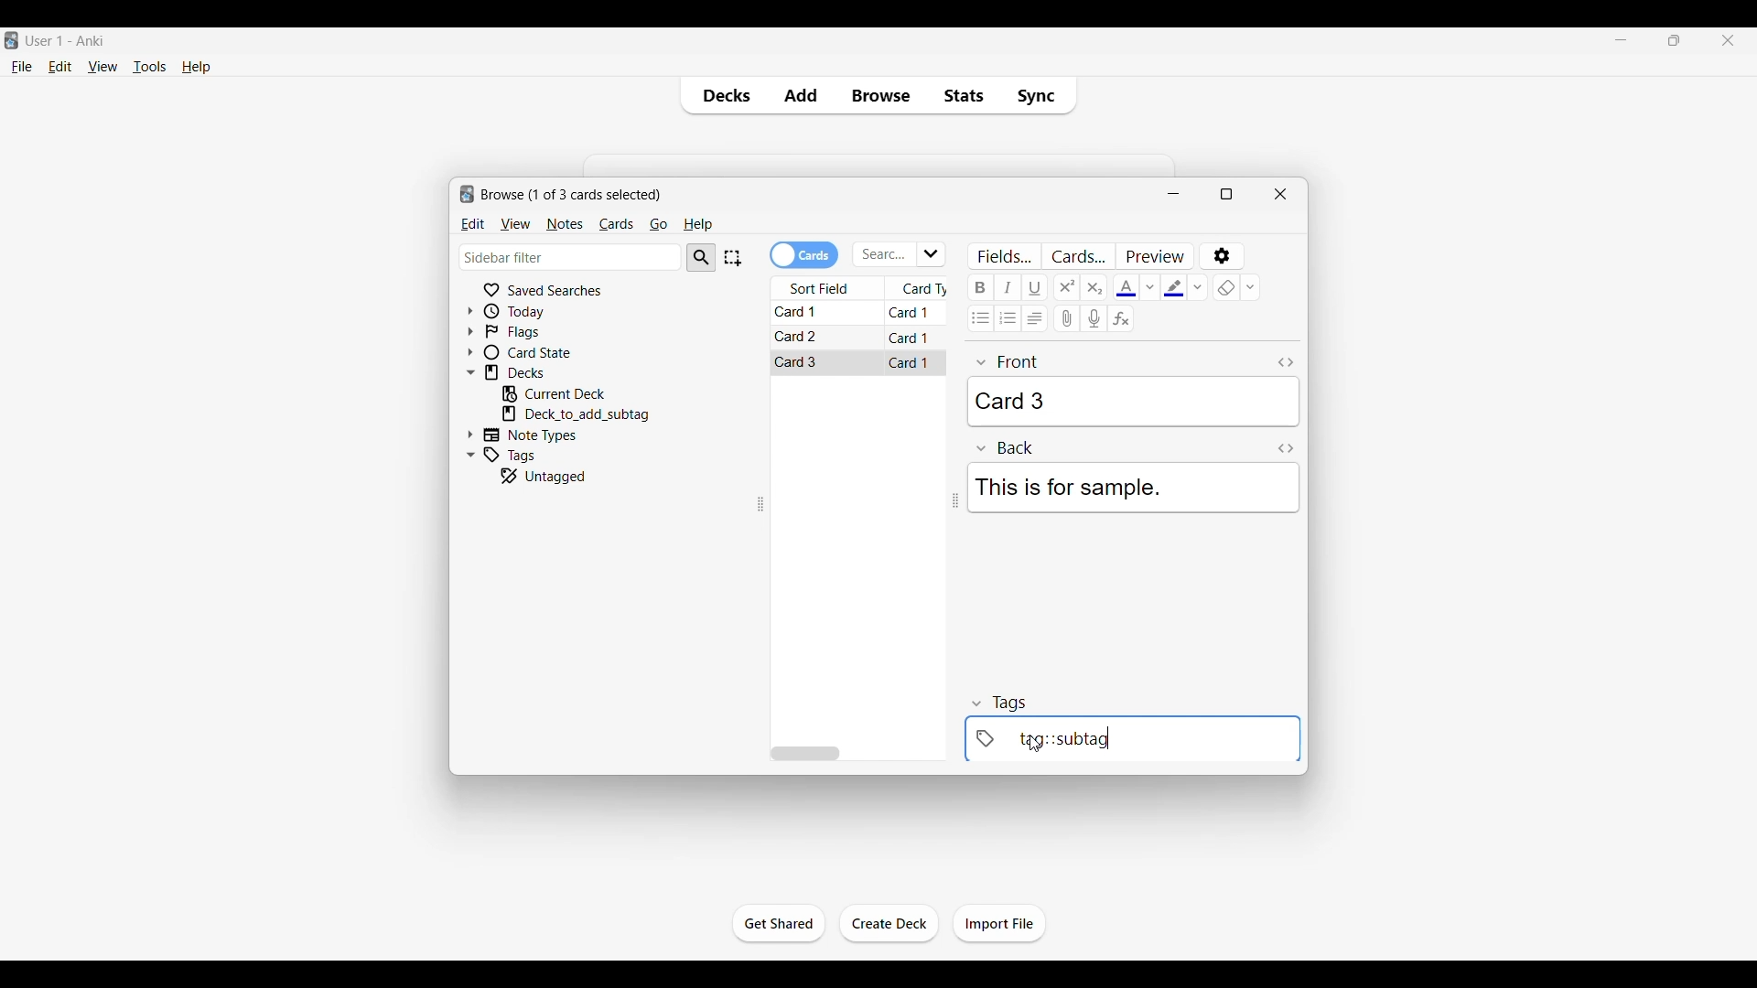 Image resolution: width=1757 pixels, height=988 pixels. Describe the element at coordinates (998, 703) in the screenshot. I see `tags` at that location.